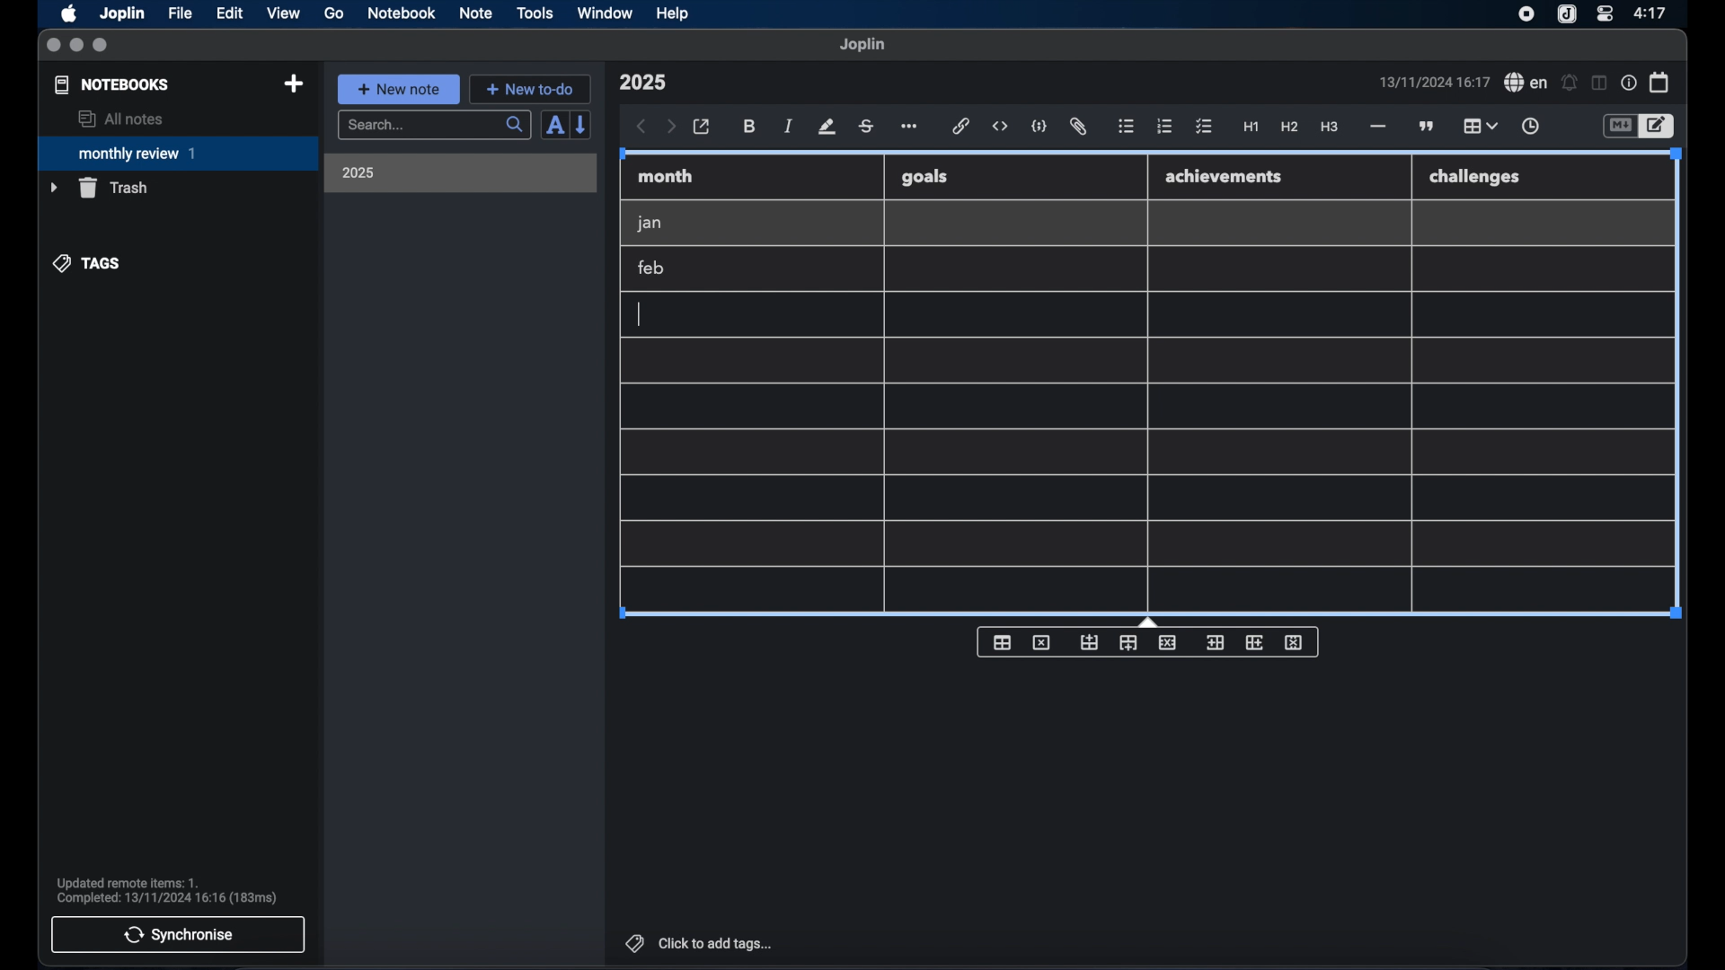 The width and height of the screenshot is (1725, 970). I want to click on tools, so click(535, 13).